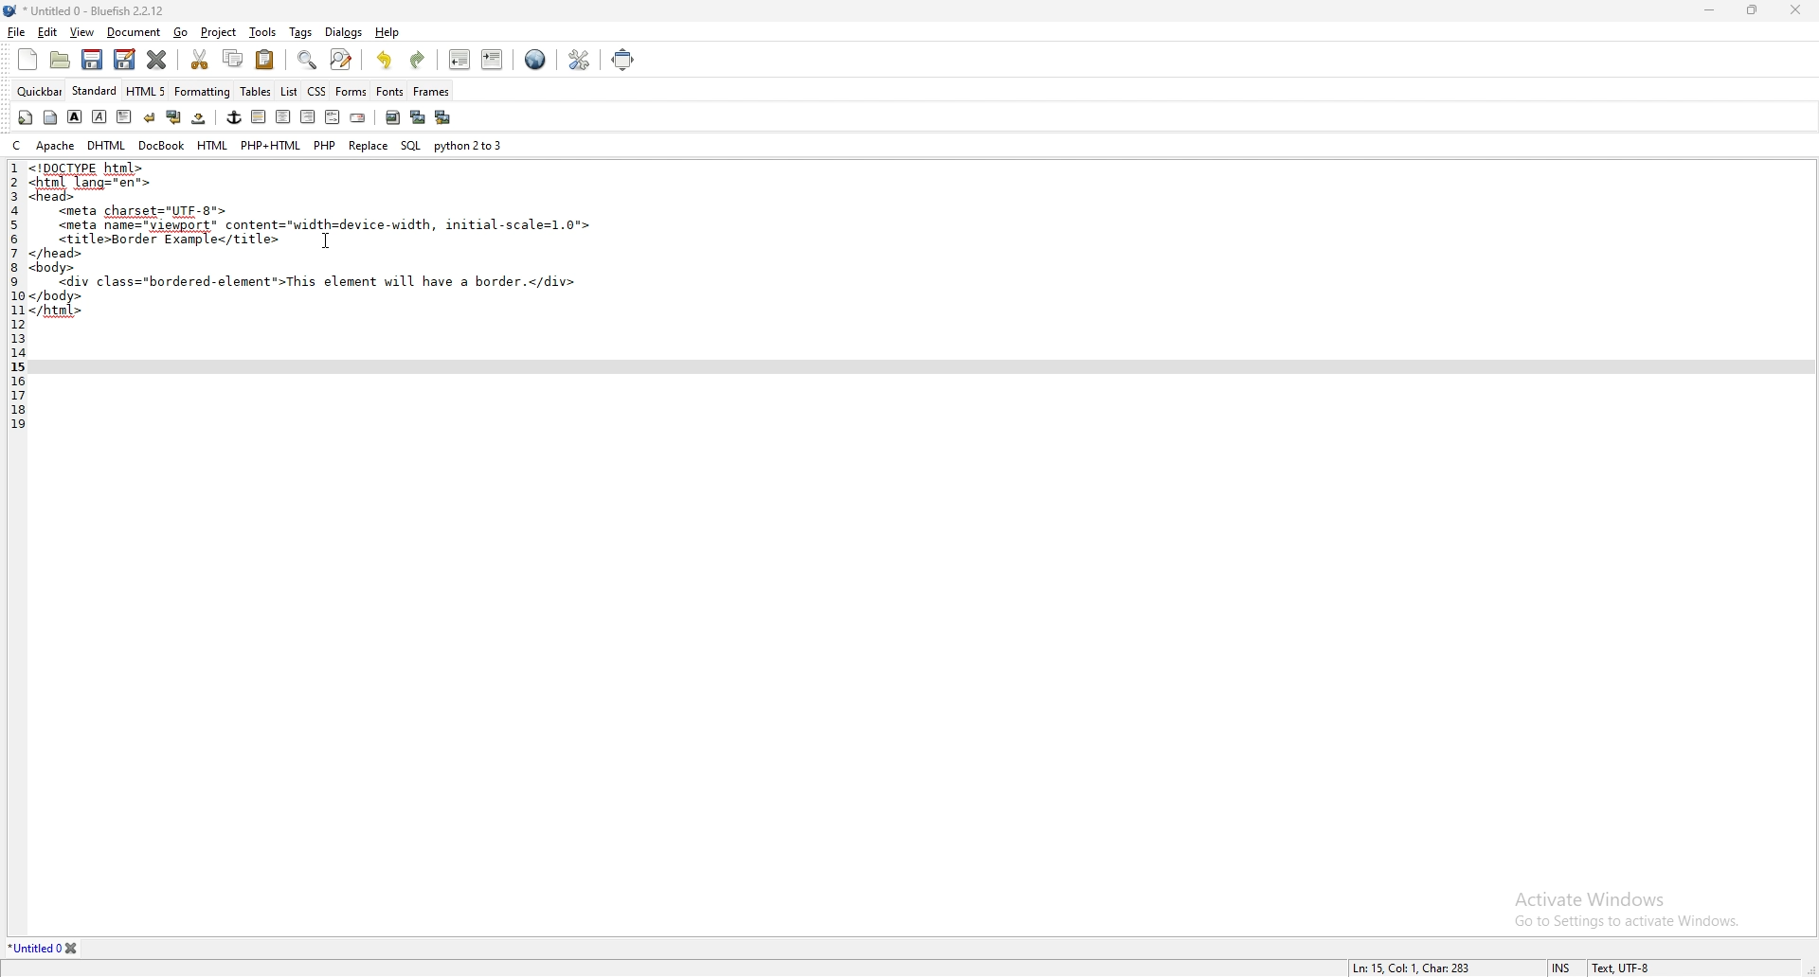 The height and width of the screenshot is (977, 1819). Describe the element at coordinates (343, 59) in the screenshot. I see `advanced find and replace` at that location.